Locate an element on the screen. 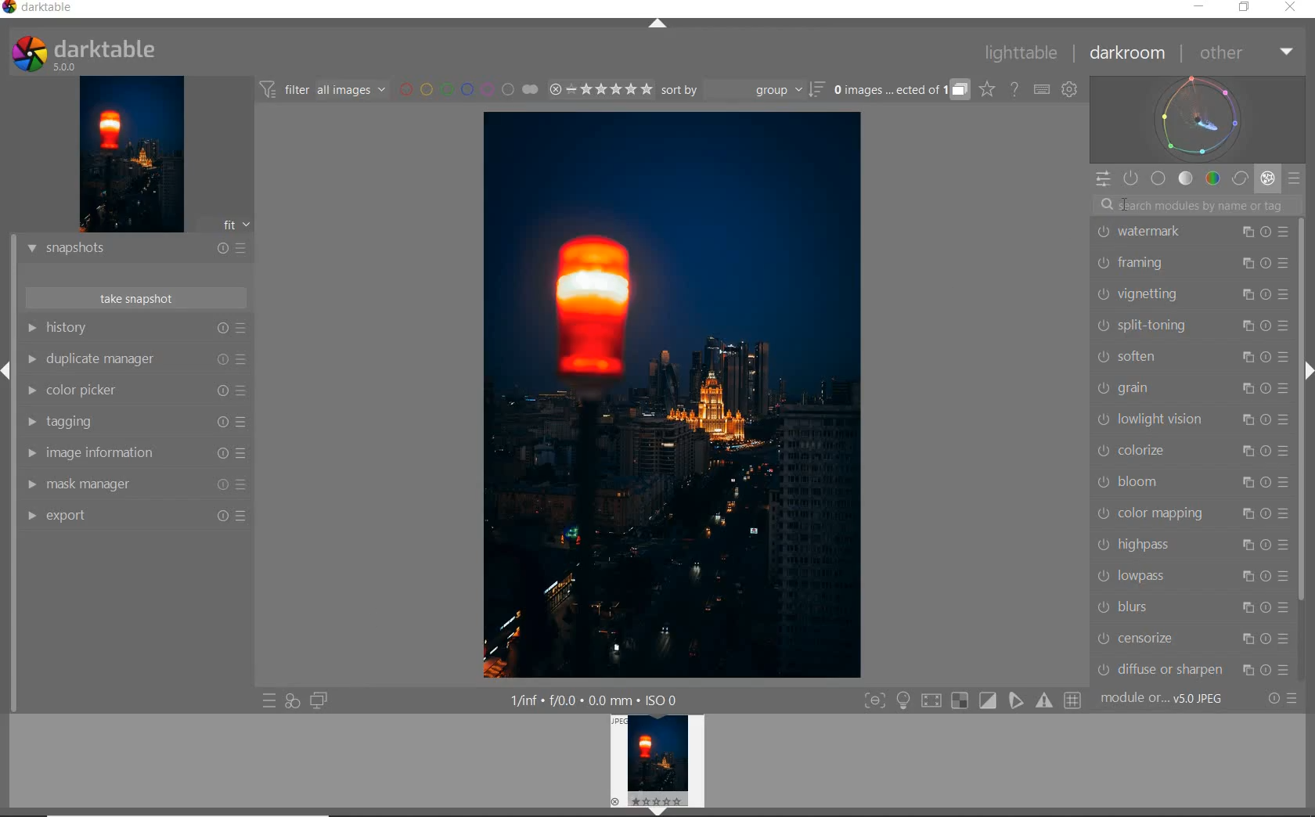 The width and height of the screenshot is (1315, 817). FILTER IMAGES BASED ON THEIR MODULE ORDER is located at coordinates (325, 90).